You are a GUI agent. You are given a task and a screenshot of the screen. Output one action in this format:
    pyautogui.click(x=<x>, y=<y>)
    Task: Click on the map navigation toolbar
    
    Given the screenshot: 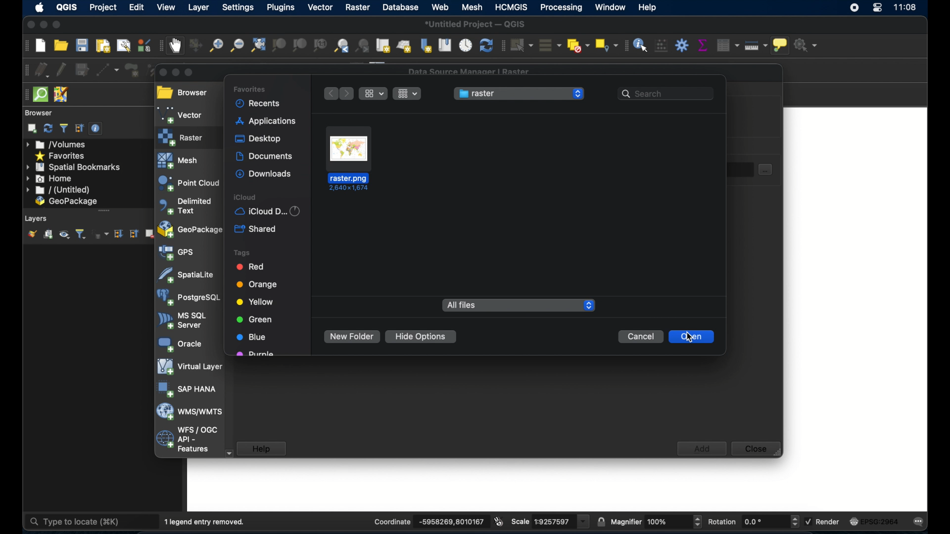 What is the action you would take?
    pyautogui.click(x=161, y=45)
    